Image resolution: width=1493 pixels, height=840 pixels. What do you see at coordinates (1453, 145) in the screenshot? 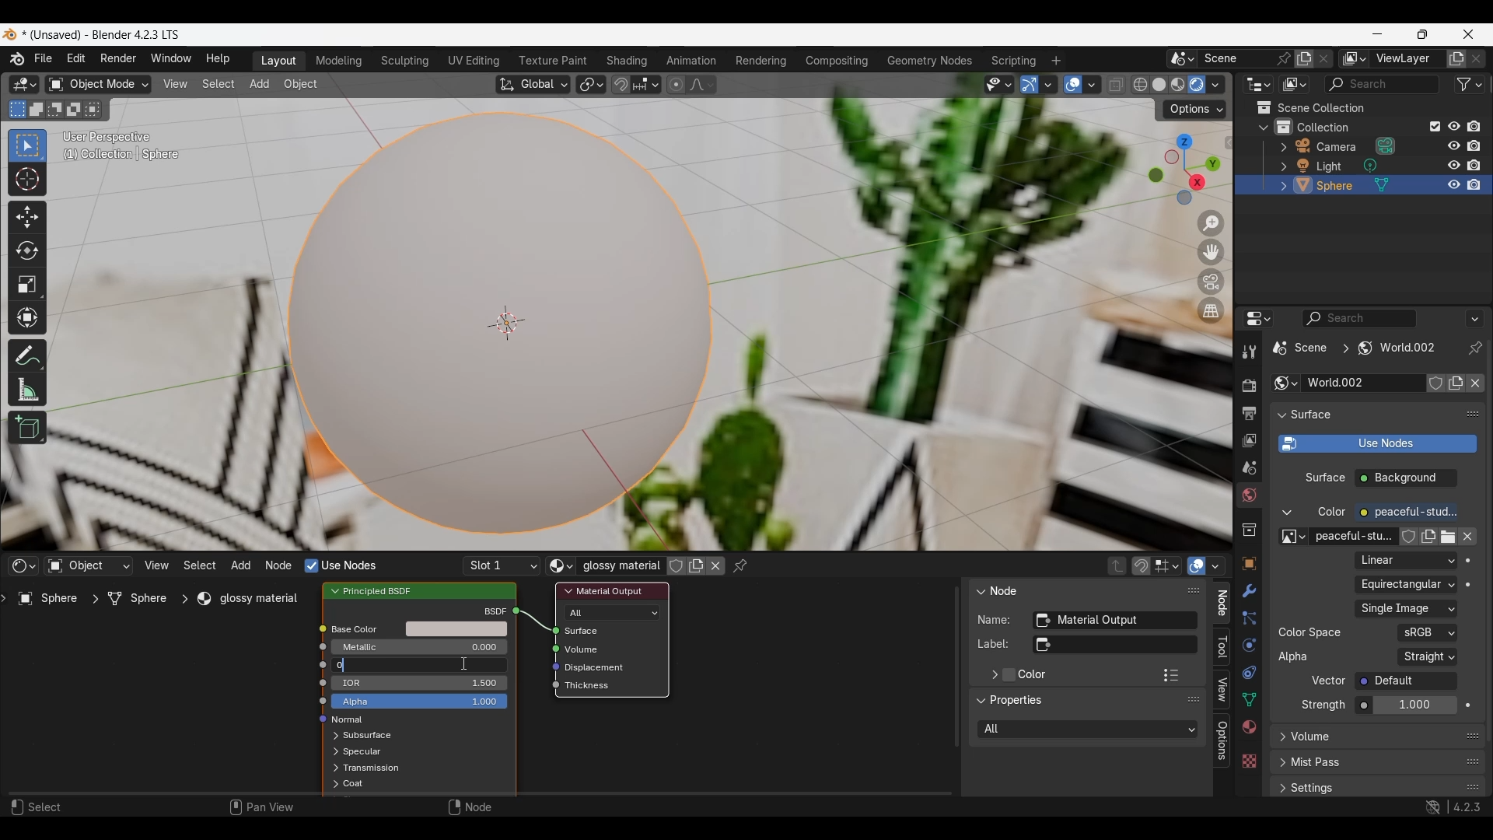
I see `respectively hide in viewport` at bounding box center [1453, 145].